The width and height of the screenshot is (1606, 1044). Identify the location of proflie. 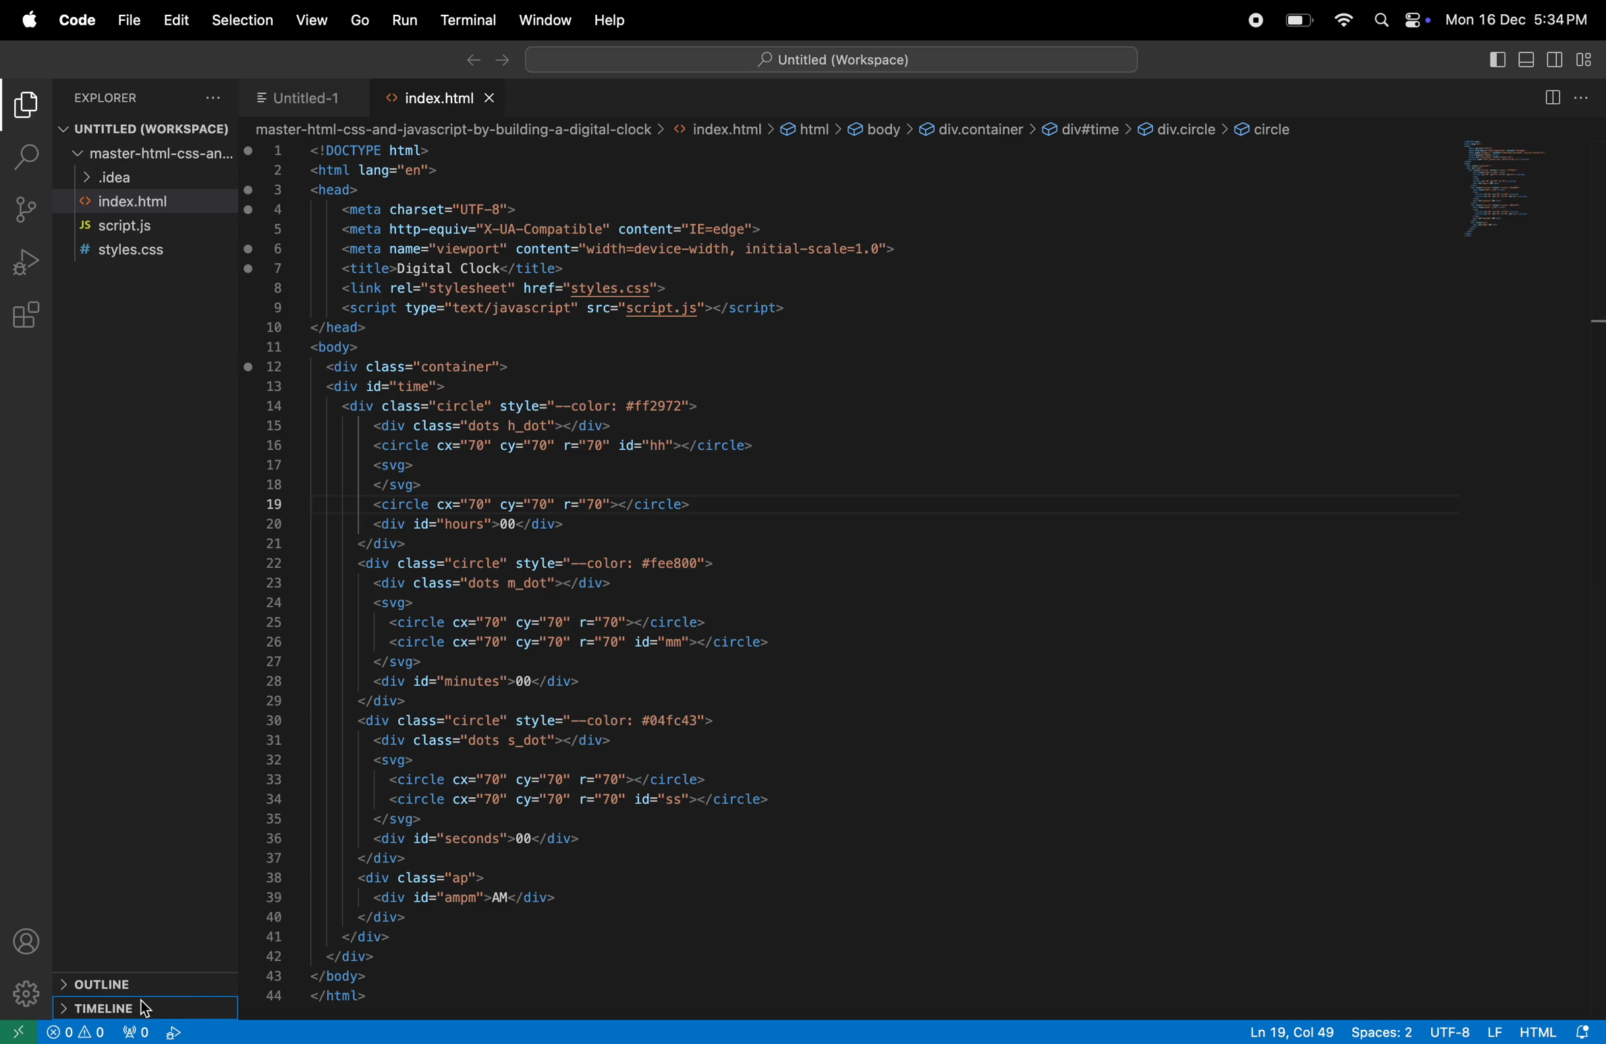
(28, 940).